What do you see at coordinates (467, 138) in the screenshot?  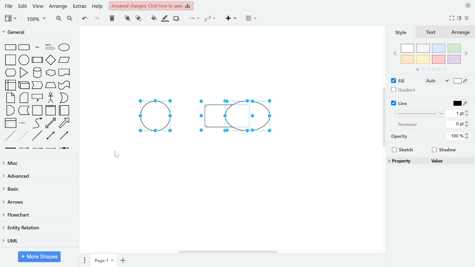 I see `decrease opacity` at bounding box center [467, 138].